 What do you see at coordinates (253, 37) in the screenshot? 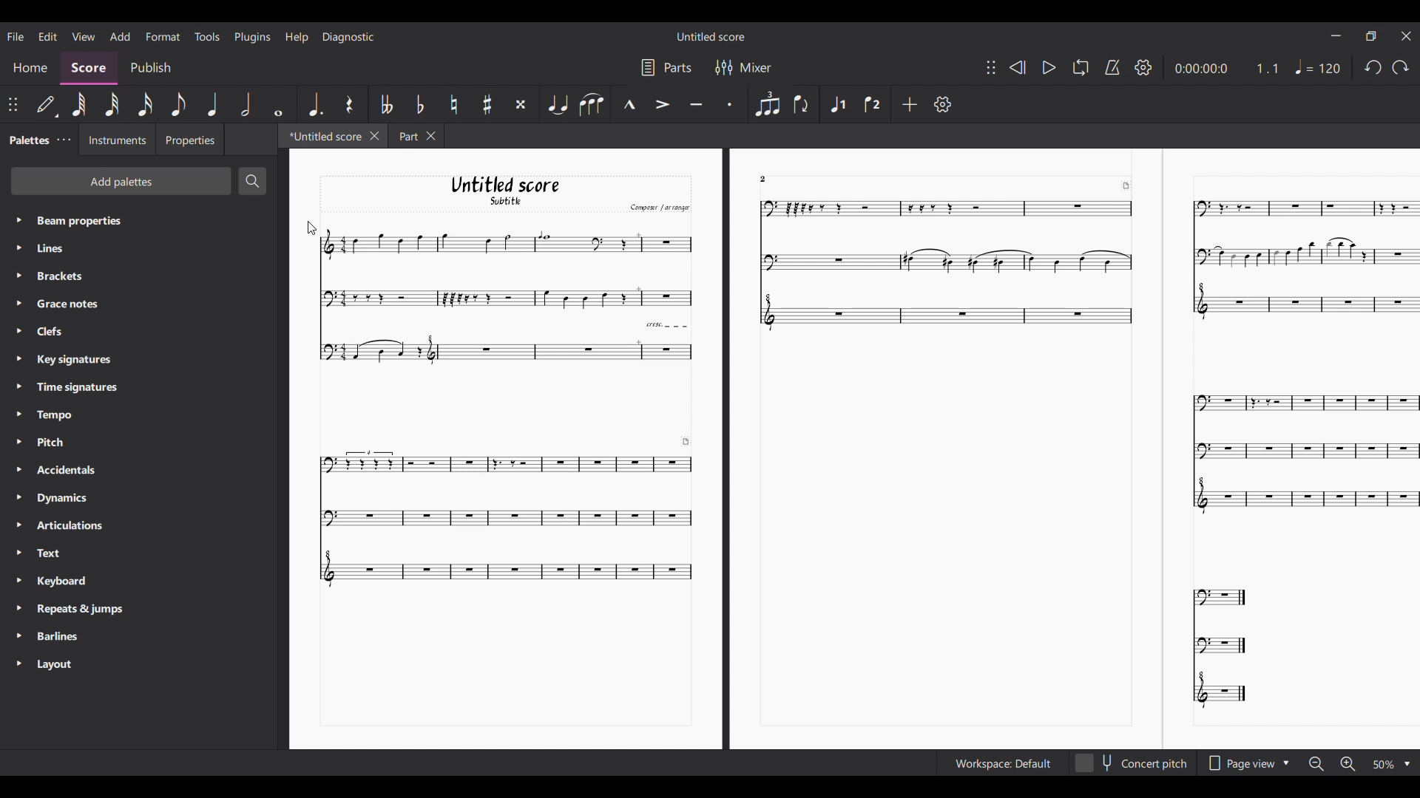
I see `Plugins` at bounding box center [253, 37].